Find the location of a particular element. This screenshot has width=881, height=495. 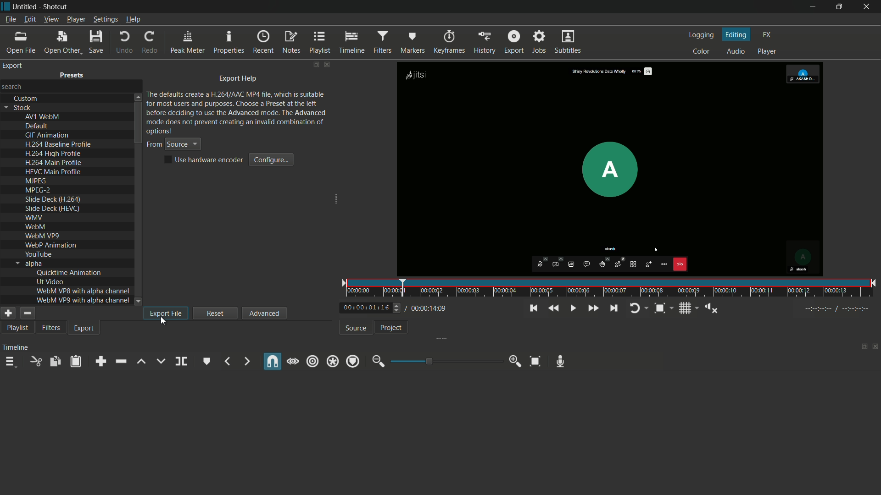

scrub while dragging is located at coordinates (292, 362).